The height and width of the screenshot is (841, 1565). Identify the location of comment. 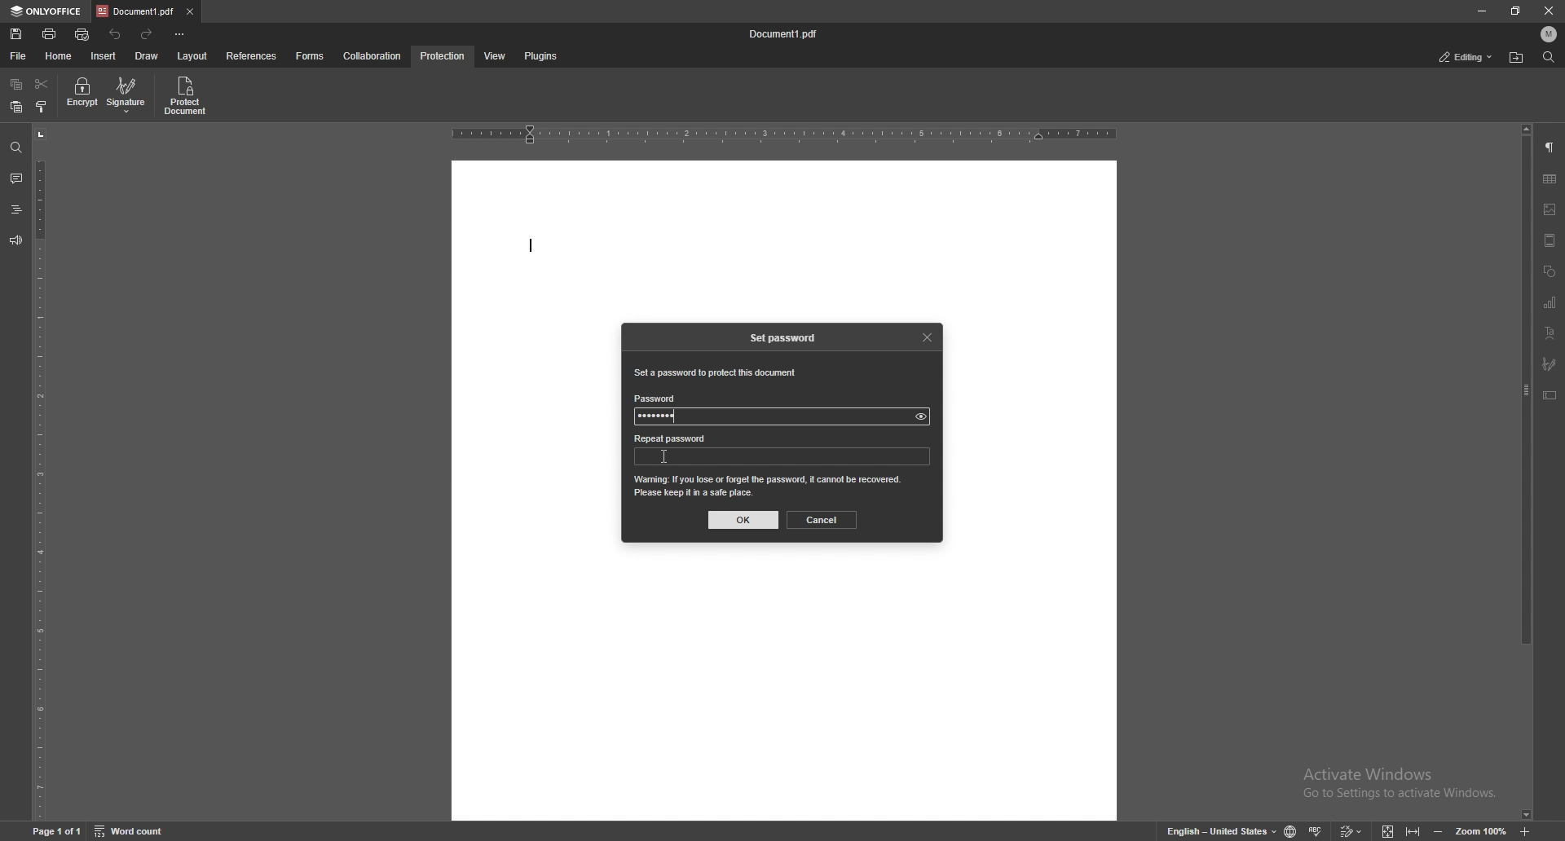
(16, 178).